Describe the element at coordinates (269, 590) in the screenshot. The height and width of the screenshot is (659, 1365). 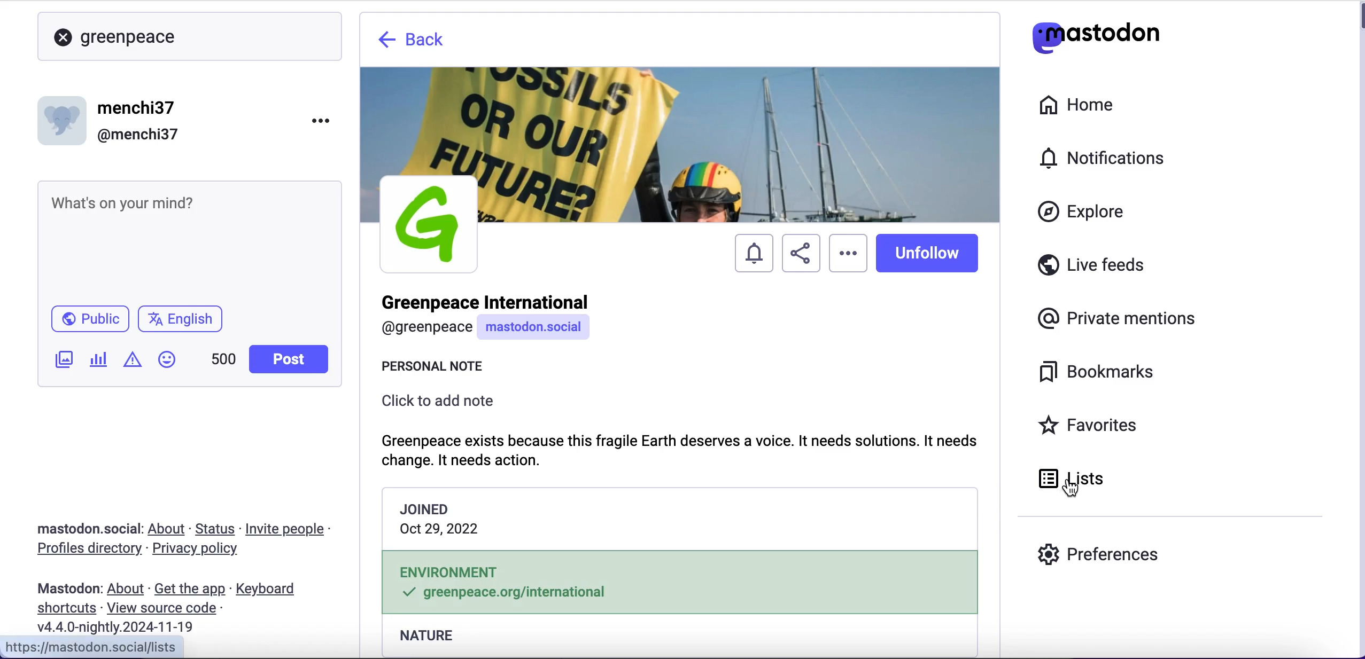
I see `keyboard` at that location.